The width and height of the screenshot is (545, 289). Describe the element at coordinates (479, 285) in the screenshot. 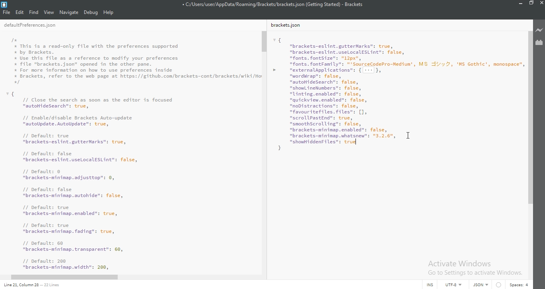

I see `JSON` at that location.